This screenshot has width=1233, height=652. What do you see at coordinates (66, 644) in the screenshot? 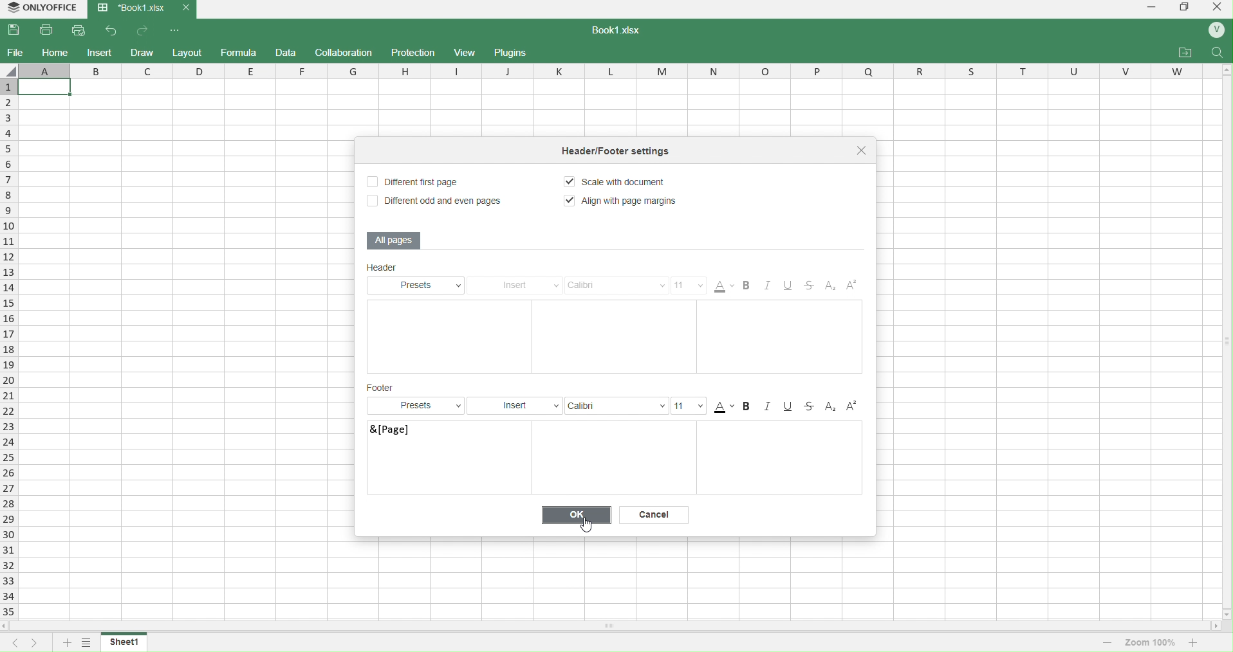
I see `add sheet` at bounding box center [66, 644].